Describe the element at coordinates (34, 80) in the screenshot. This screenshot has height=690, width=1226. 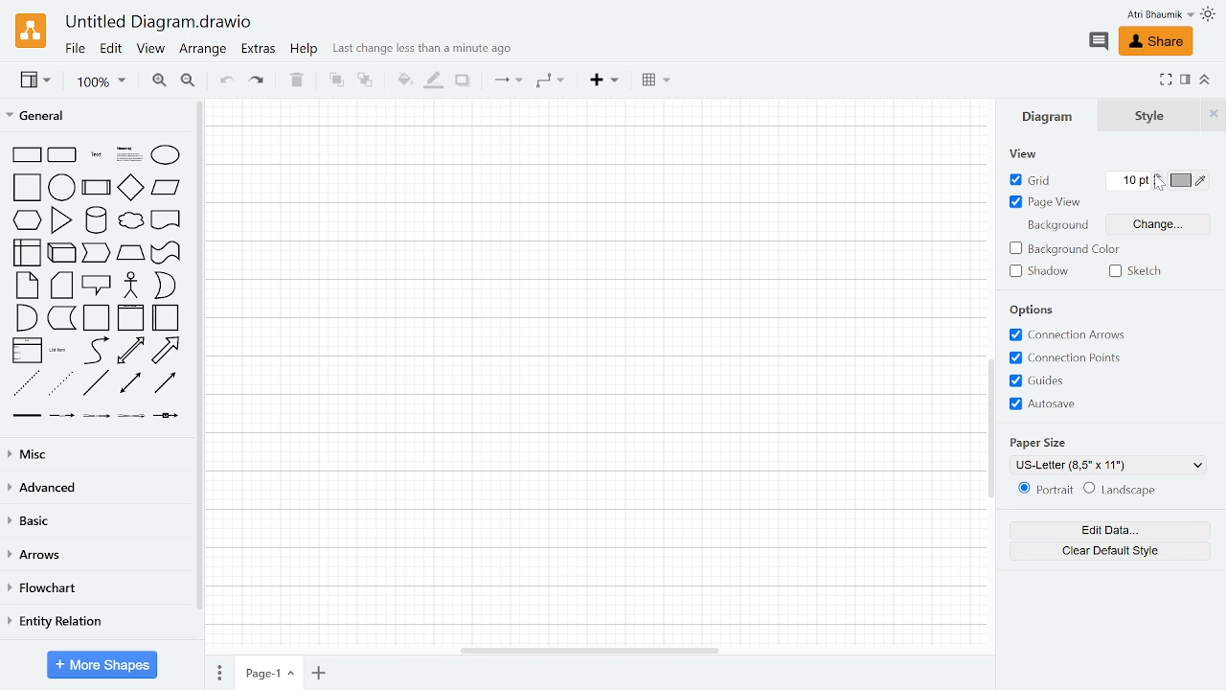
I see `View` at that location.